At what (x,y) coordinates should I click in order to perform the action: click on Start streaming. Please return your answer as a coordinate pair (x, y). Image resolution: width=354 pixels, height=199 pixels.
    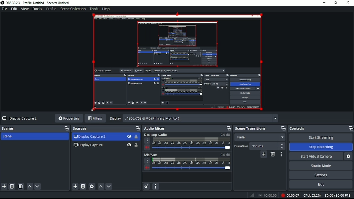
    Looking at the image, I should click on (320, 137).